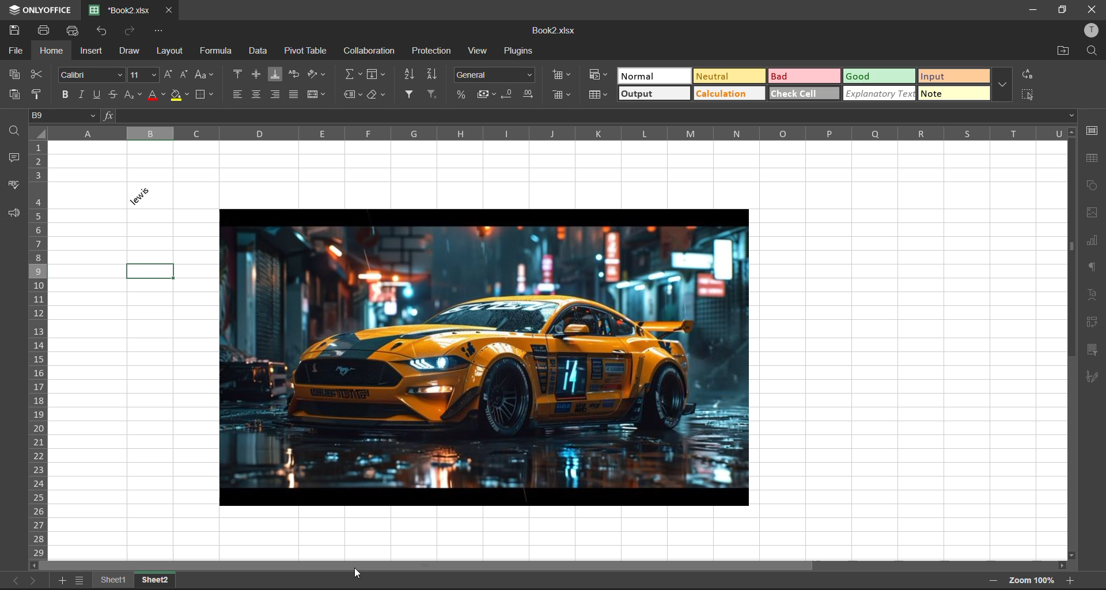  I want to click on number format, so click(495, 73).